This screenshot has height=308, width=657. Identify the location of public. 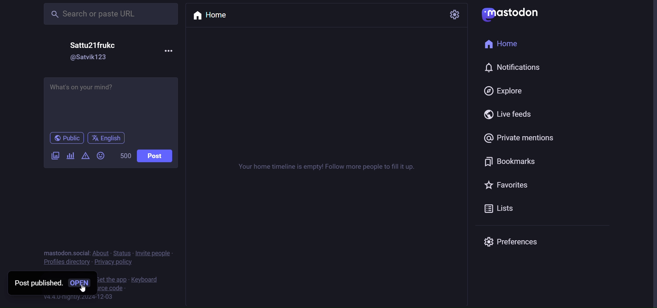
(65, 138).